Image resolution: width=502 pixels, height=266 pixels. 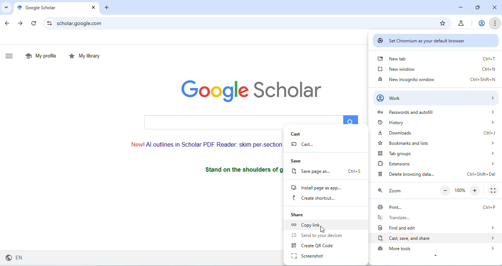 What do you see at coordinates (41, 55) in the screenshot?
I see `my profile` at bounding box center [41, 55].